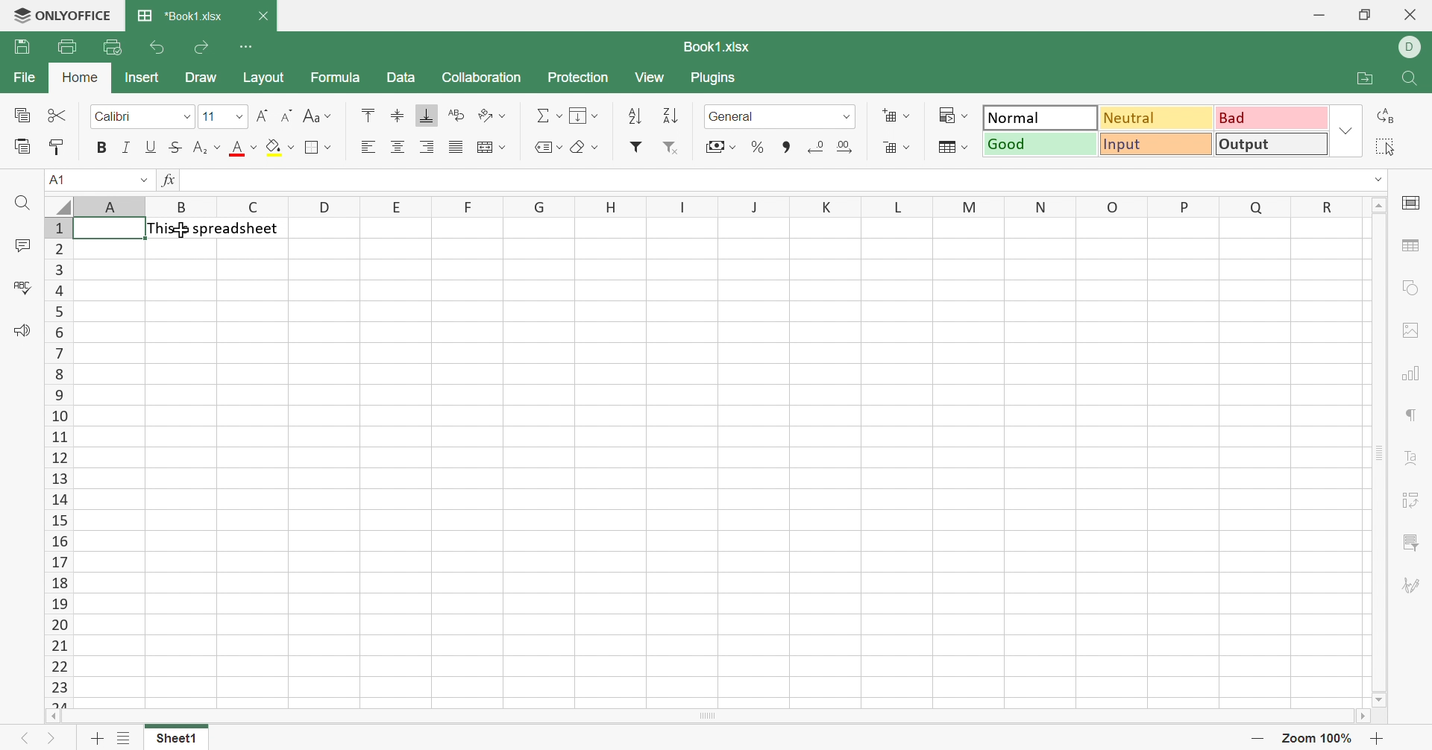  I want to click on shape settings, so click(1412, 288).